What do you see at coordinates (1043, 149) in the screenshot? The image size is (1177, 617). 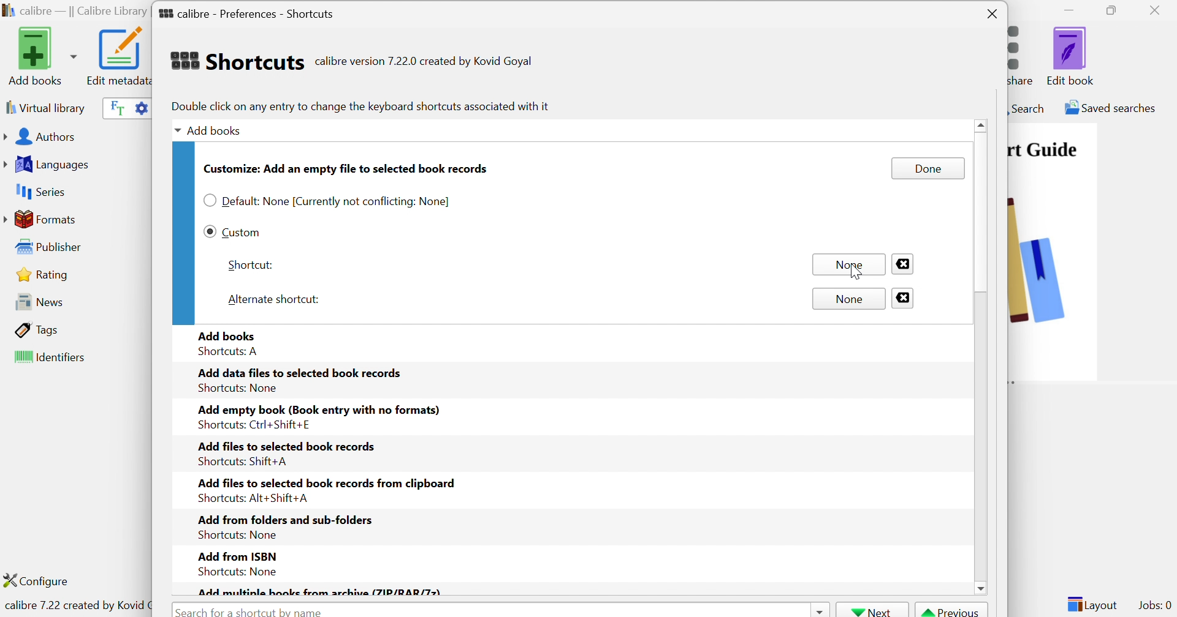 I see `Quick Start Guide` at bounding box center [1043, 149].